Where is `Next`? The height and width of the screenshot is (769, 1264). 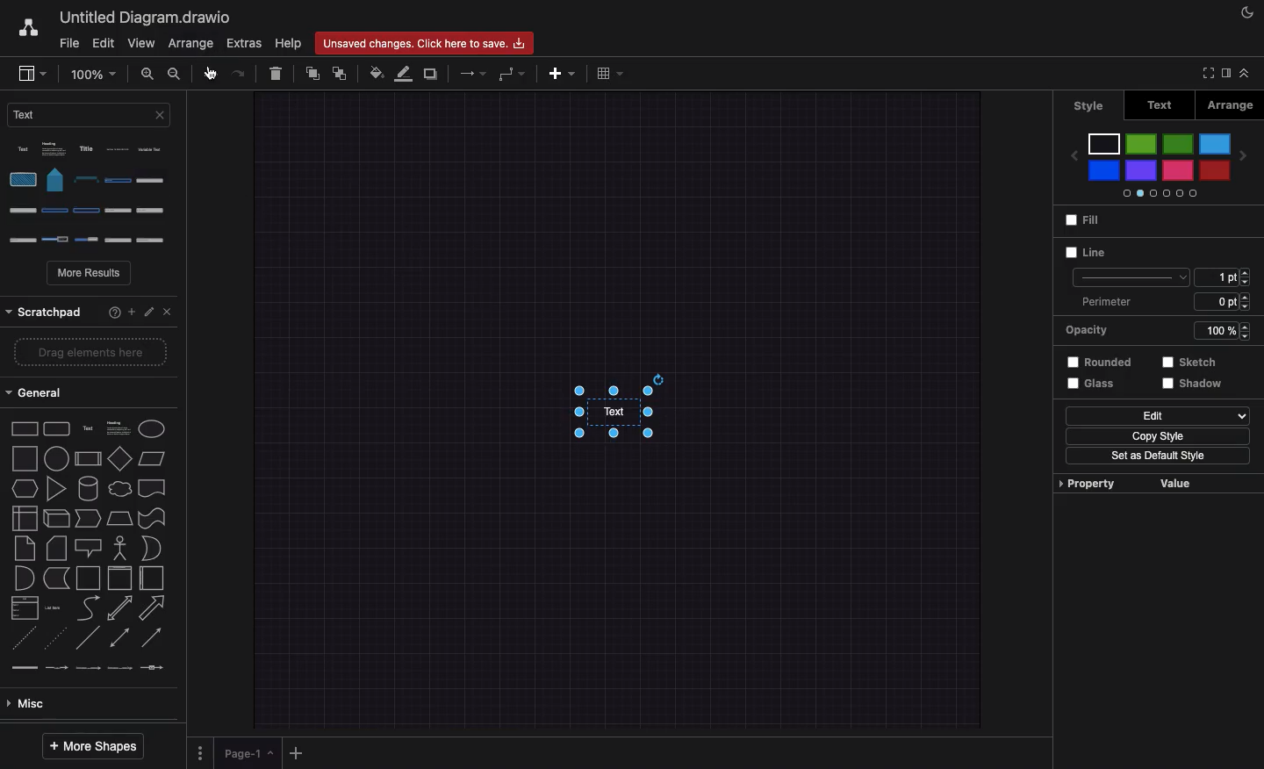
Next is located at coordinates (1246, 154).